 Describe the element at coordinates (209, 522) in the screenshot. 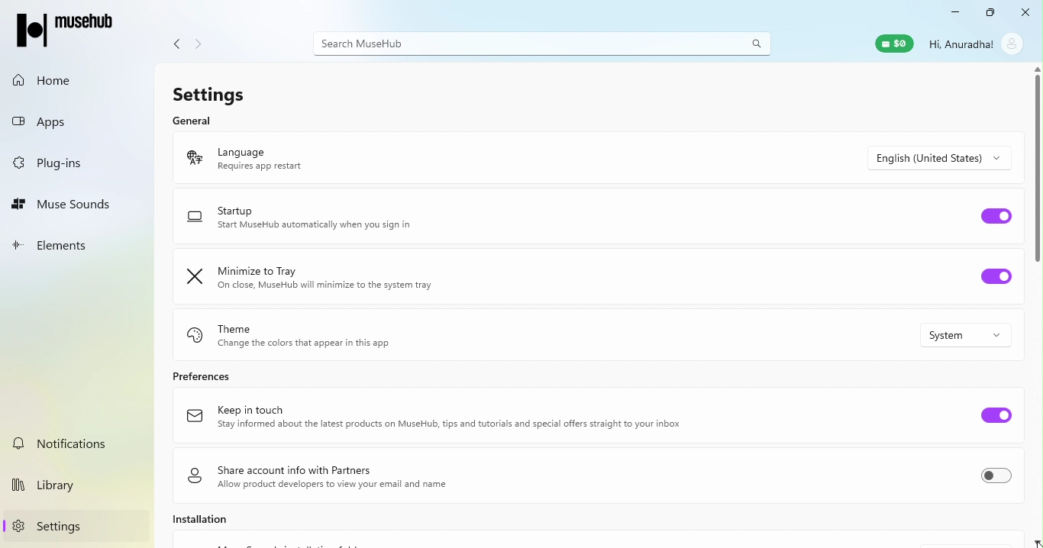

I see `Installation` at that location.